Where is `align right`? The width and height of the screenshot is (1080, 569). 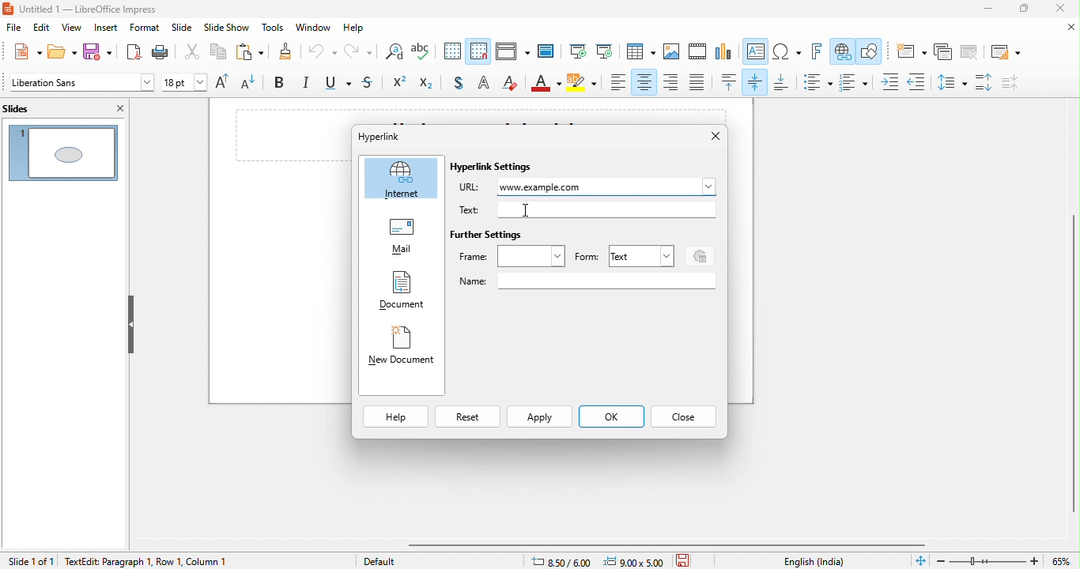 align right is located at coordinates (671, 81).